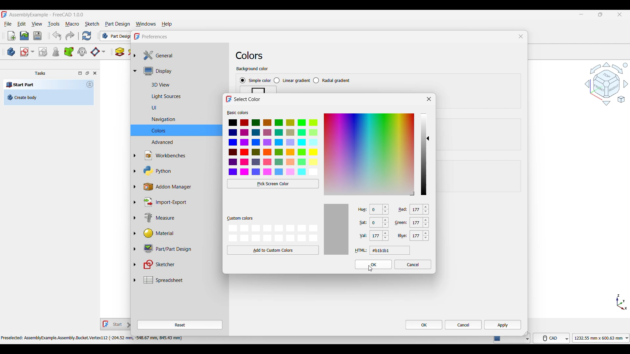  Describe the element at coordinates (4, 14) in the screenshot. I see `Software logo` at that location.